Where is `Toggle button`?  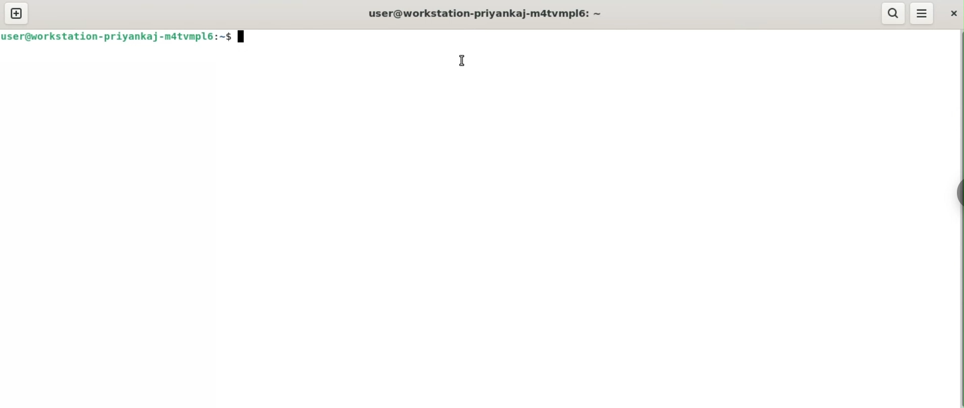
Toggle button is located at coordinates (955, 195).